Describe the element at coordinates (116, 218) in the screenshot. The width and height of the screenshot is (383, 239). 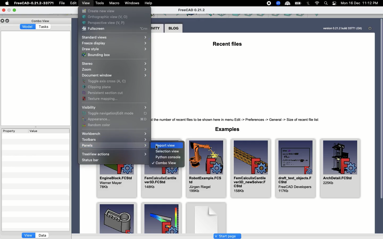
I see `Examples` at that location.